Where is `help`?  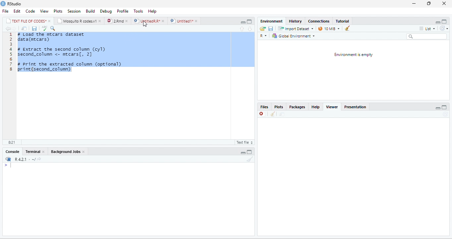
help is located at coordinates (315, 107).